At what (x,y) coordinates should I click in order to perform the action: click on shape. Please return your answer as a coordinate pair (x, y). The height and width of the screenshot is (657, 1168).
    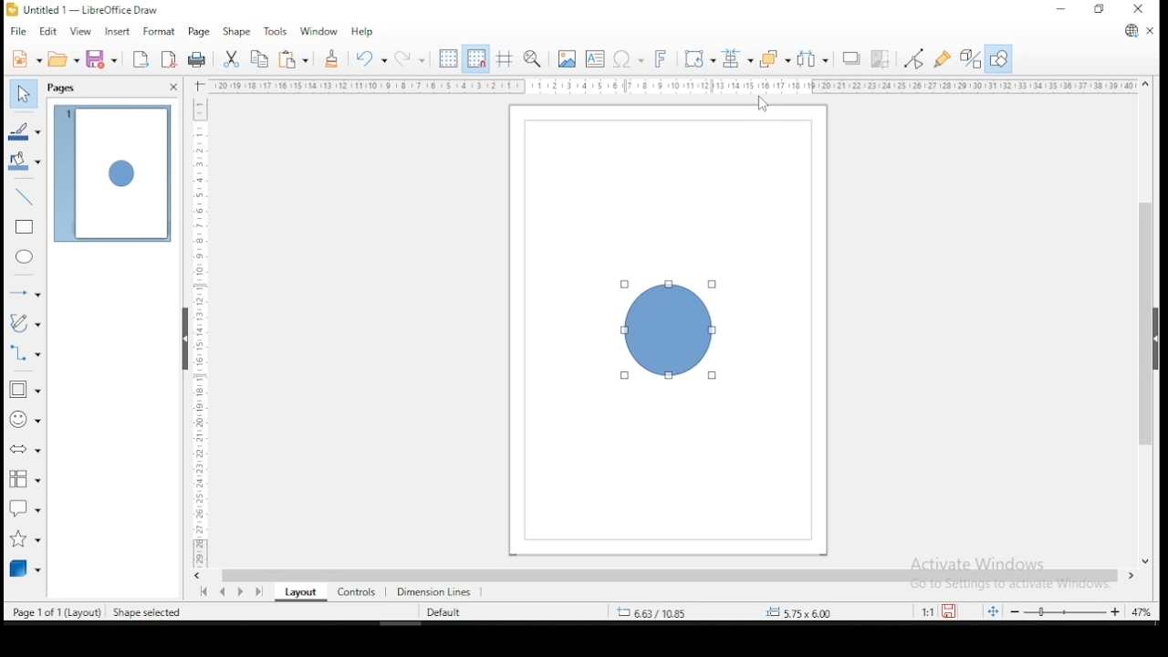
    Looking at the image, I should click on (664, 330).